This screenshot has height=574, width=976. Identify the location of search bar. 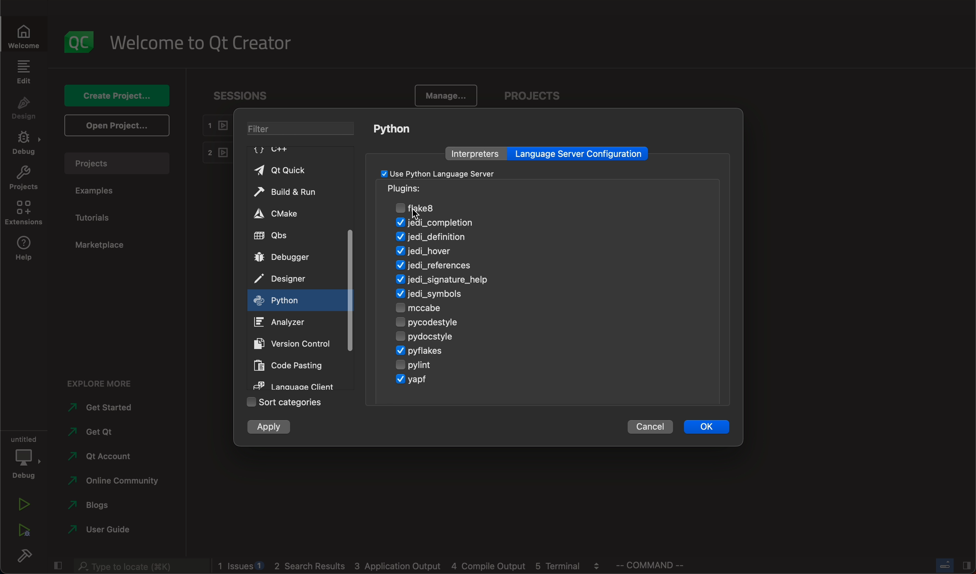
(139, 566).